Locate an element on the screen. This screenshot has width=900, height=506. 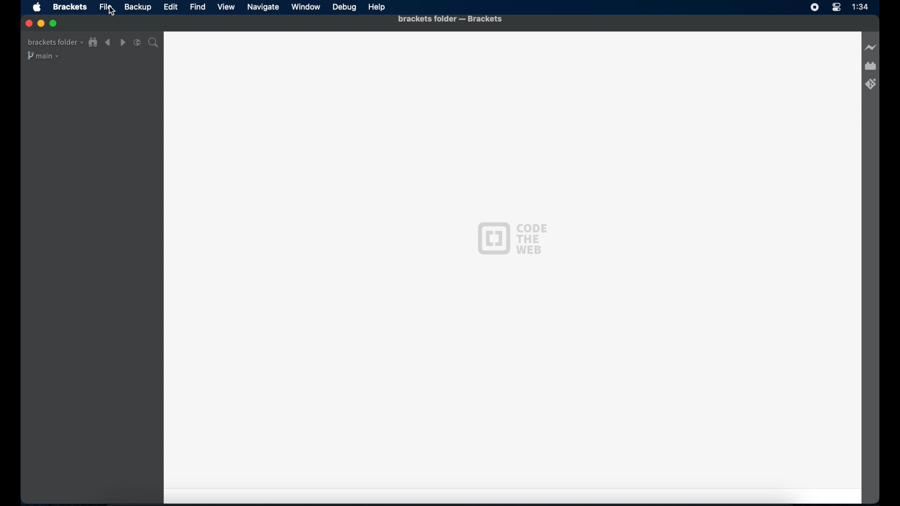
Search bar is located at coordinates (153, 43).